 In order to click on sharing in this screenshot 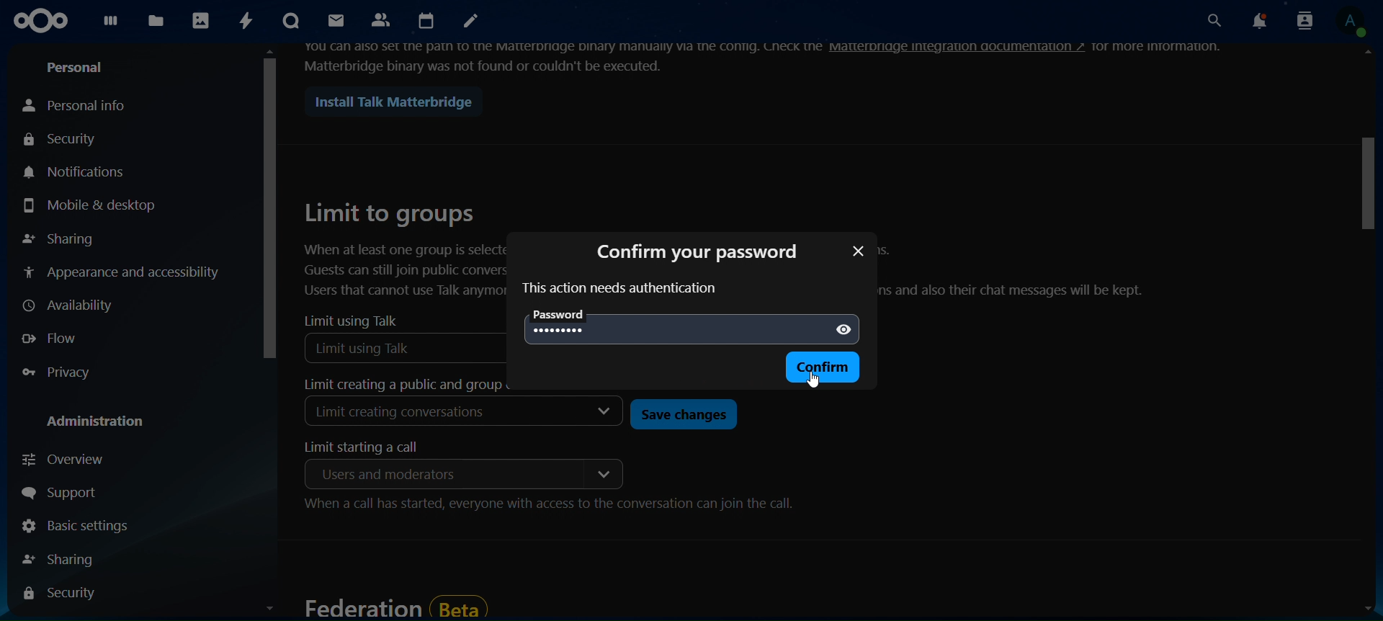, I will do `click(66, 559)`.